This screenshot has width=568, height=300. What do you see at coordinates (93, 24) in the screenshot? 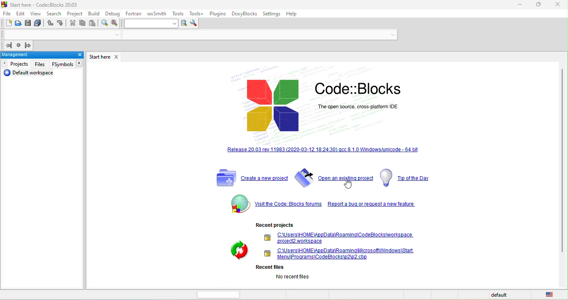
I see `paste` at bounding box center [93, 24].